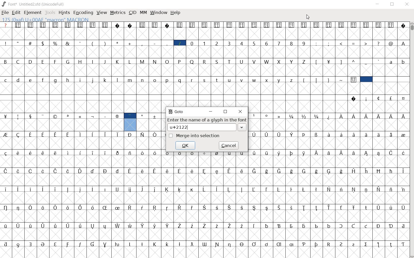  I want to click on accented characters, so click(261, 160).